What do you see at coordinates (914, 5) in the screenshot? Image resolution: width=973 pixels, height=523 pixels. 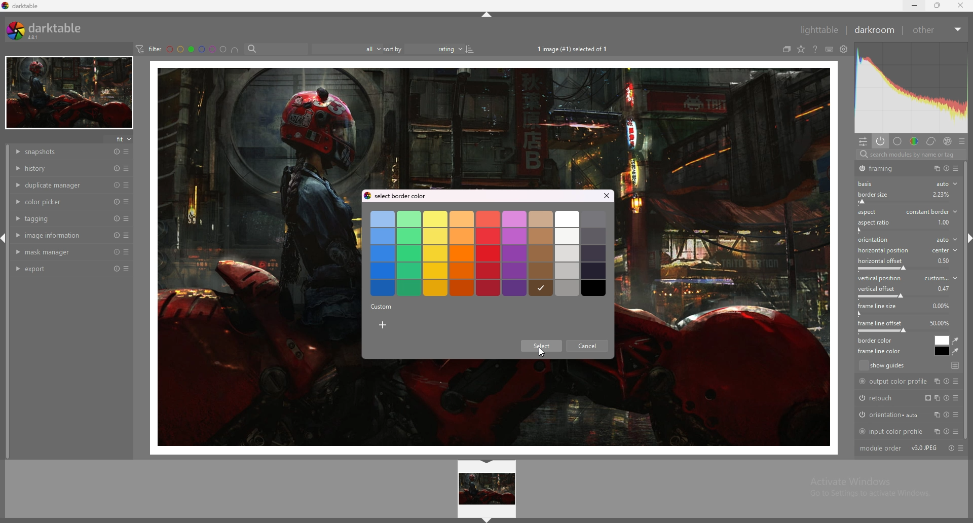 I see `minimize` at bounding box center [914, 5].